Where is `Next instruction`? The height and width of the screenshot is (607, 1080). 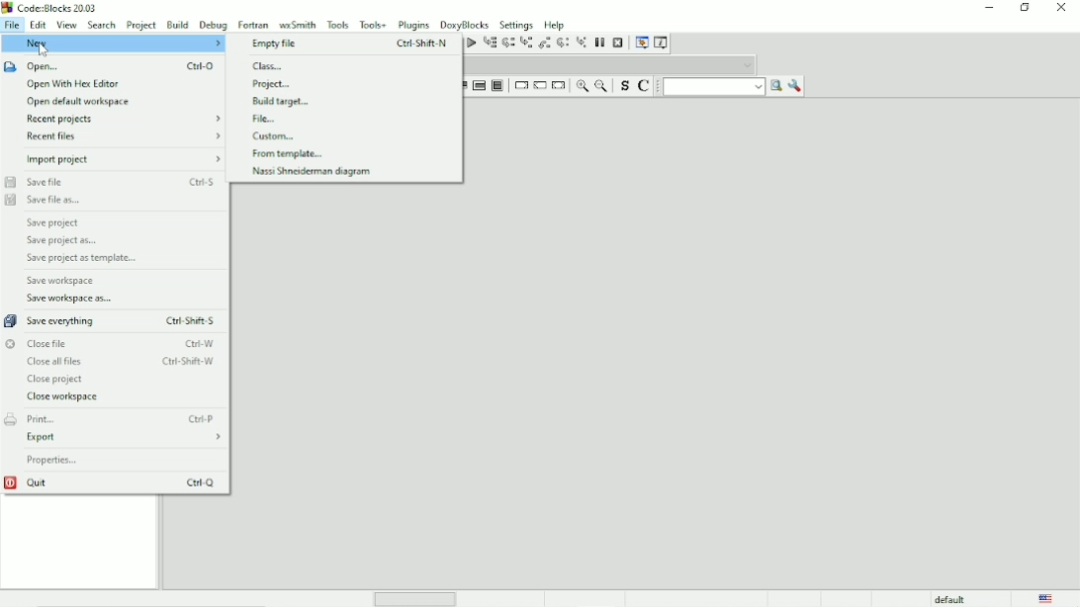
Next instruction is located at coordinates (562, 43).